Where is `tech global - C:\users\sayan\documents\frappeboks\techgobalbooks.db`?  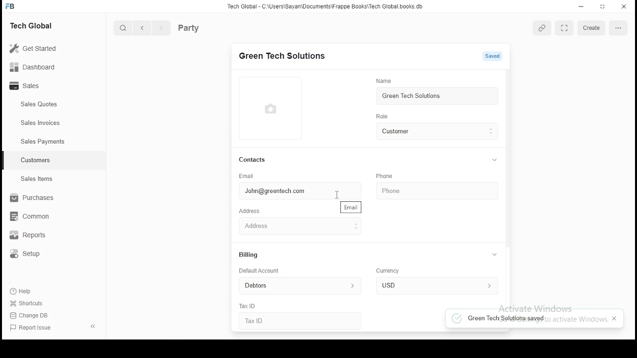
tech global - C:\users\sayan\documents\frappeboks\techgobalbooks.db is located at coordinates (326, 6).